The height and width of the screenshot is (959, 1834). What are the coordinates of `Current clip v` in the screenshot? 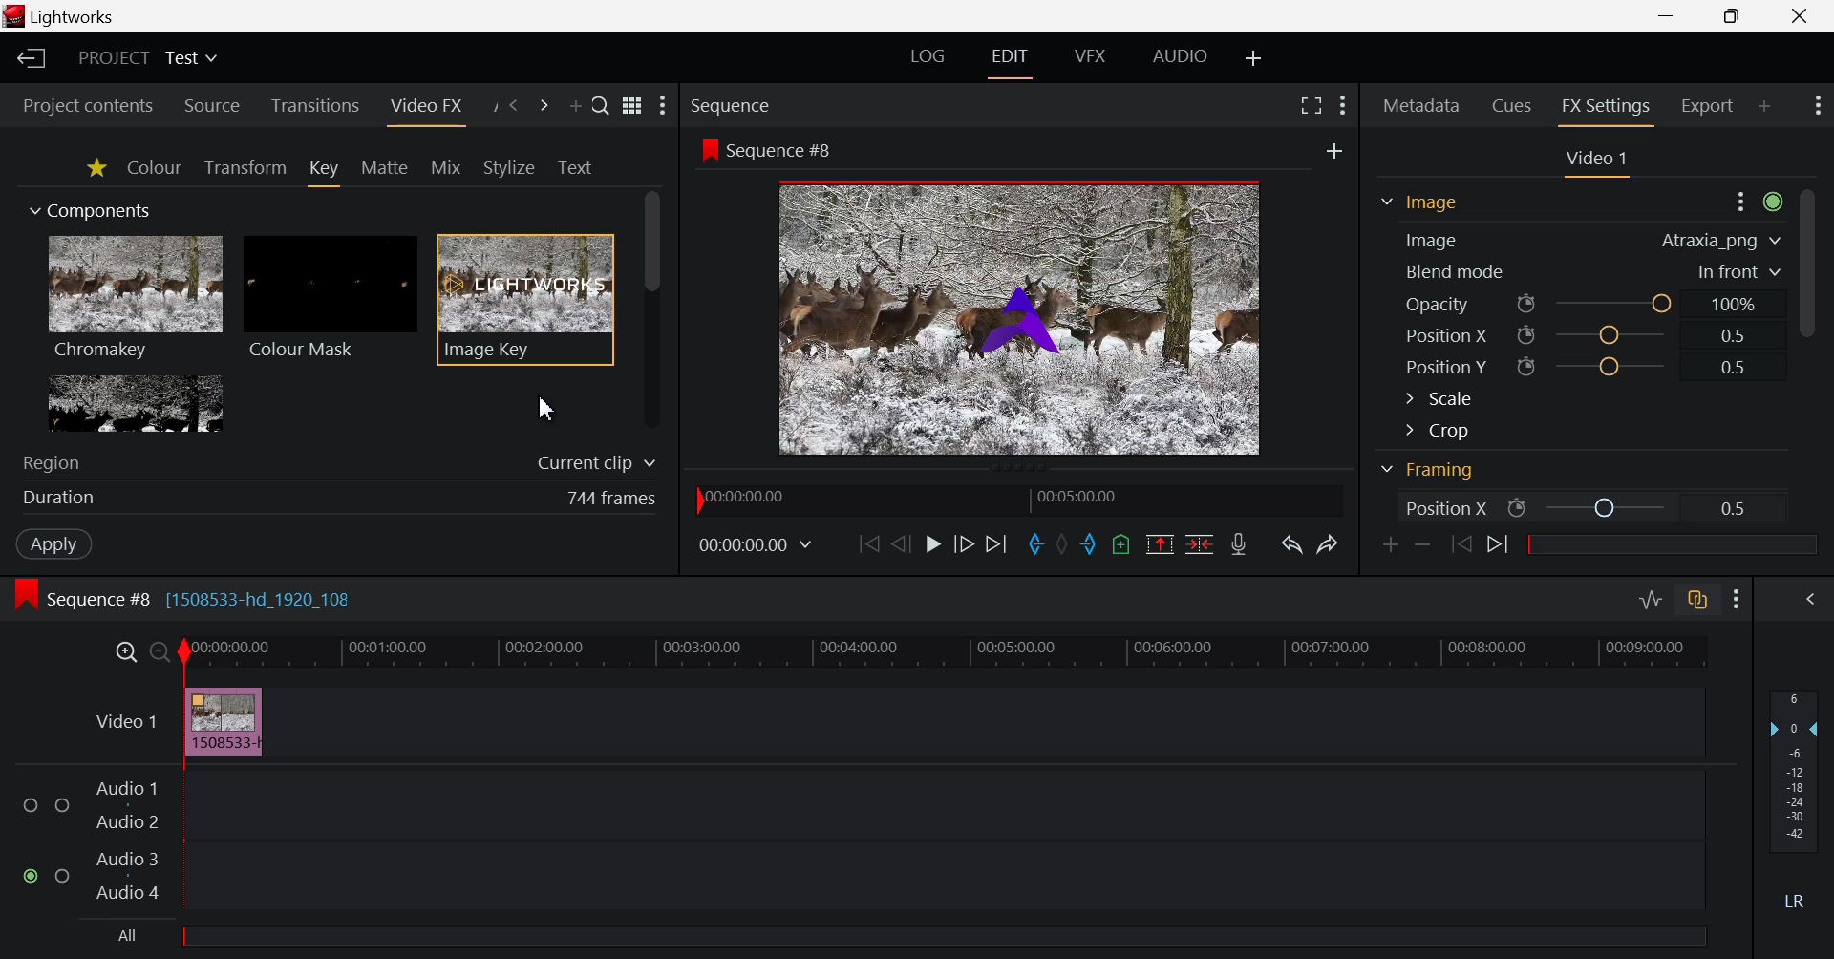 It's located at (595, 461).